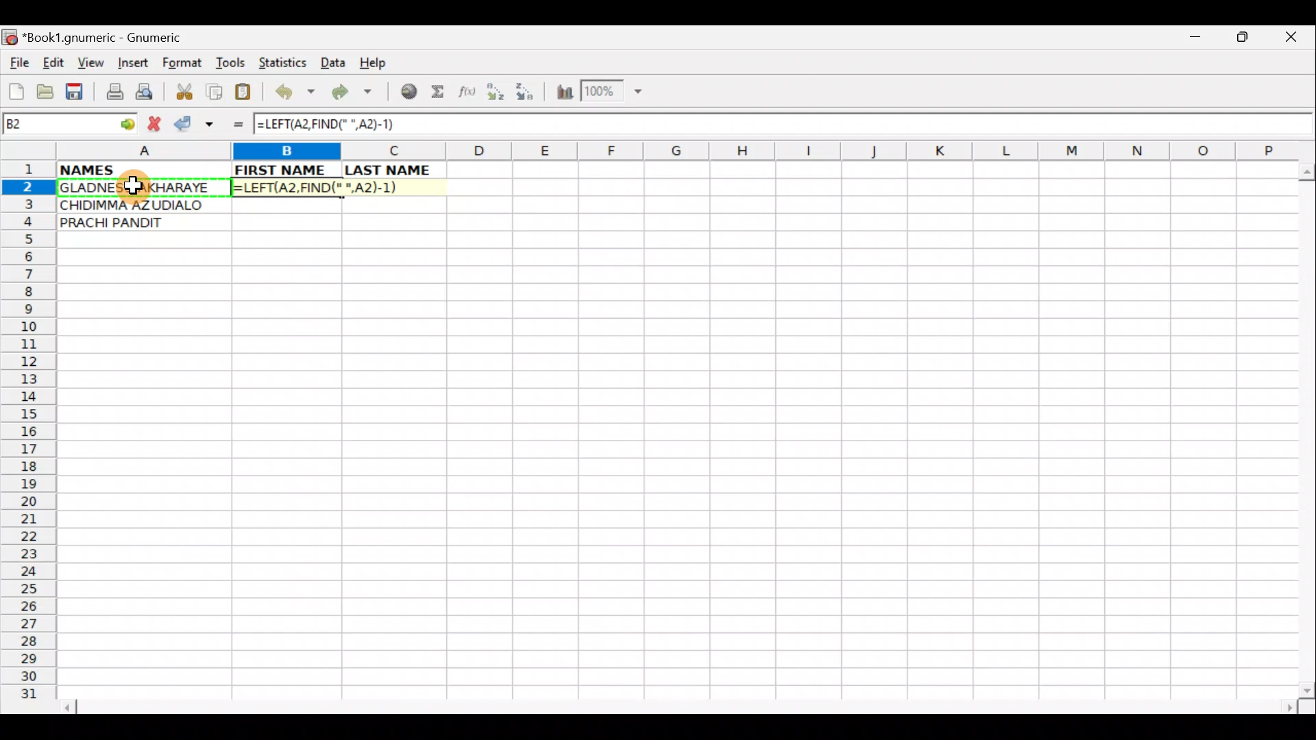 Image resolution: width=1316 pixels, height=740 pixels. I want to click on Columns, so click(670, 151).